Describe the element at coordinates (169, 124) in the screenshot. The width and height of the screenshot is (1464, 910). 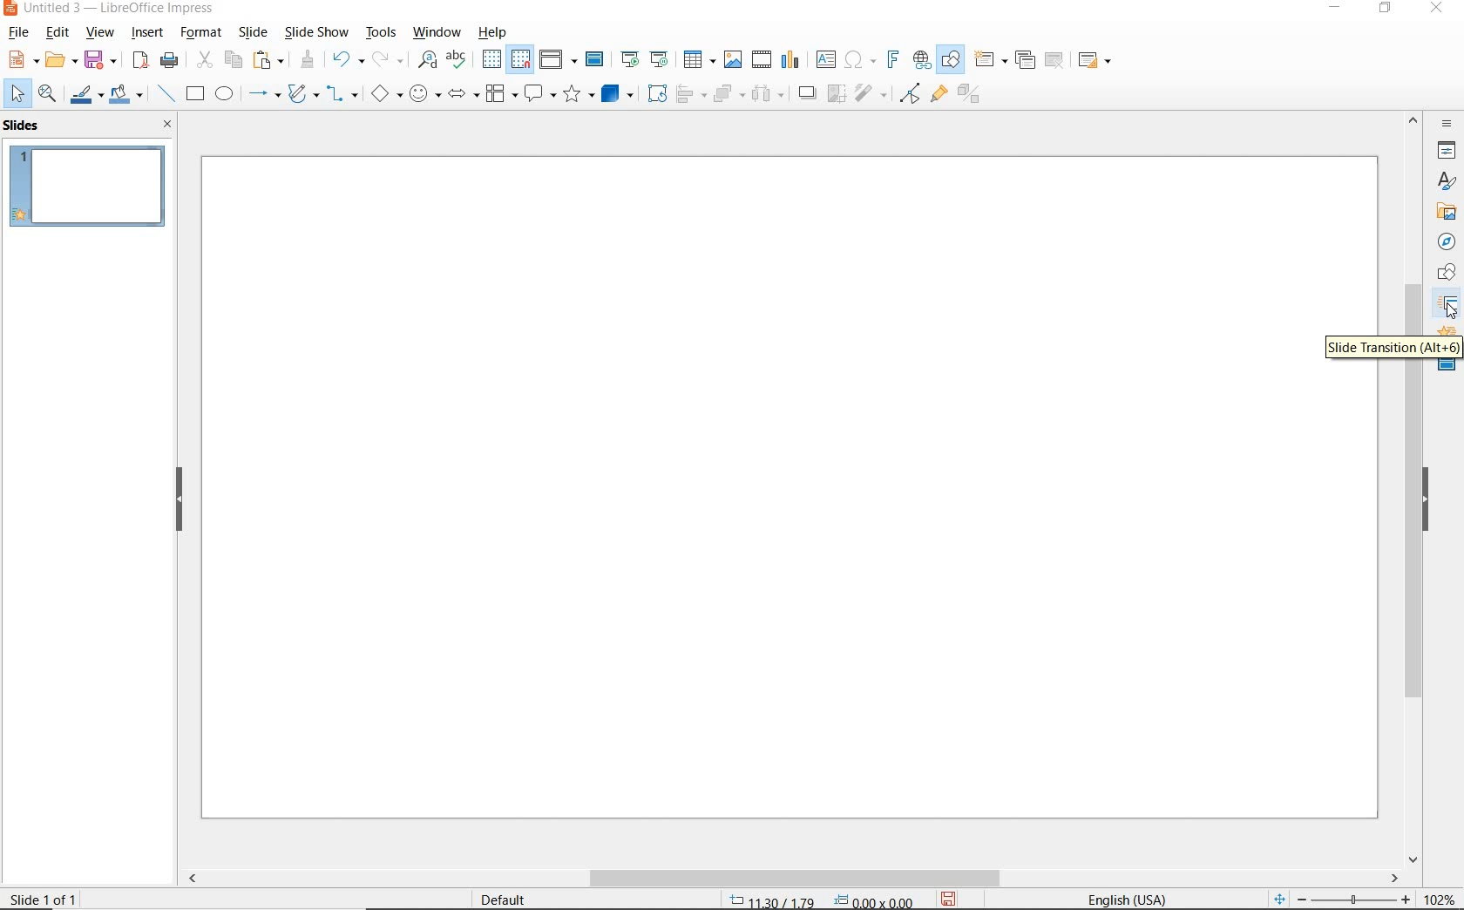
I see `CLOSE` at that location.